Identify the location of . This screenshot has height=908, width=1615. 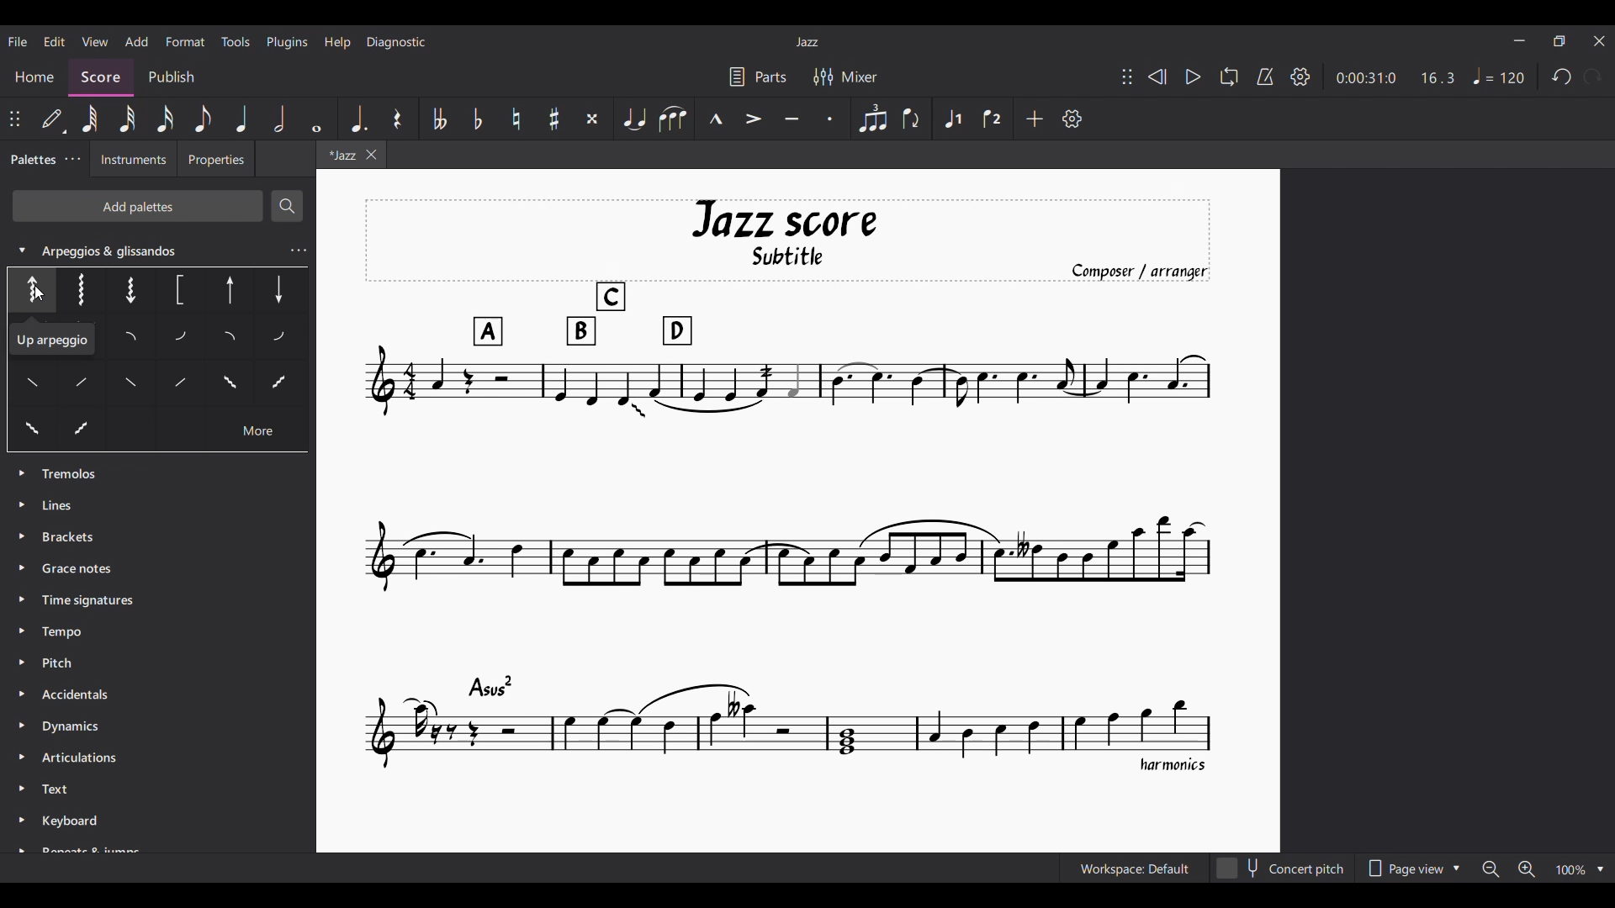
(47, 340).